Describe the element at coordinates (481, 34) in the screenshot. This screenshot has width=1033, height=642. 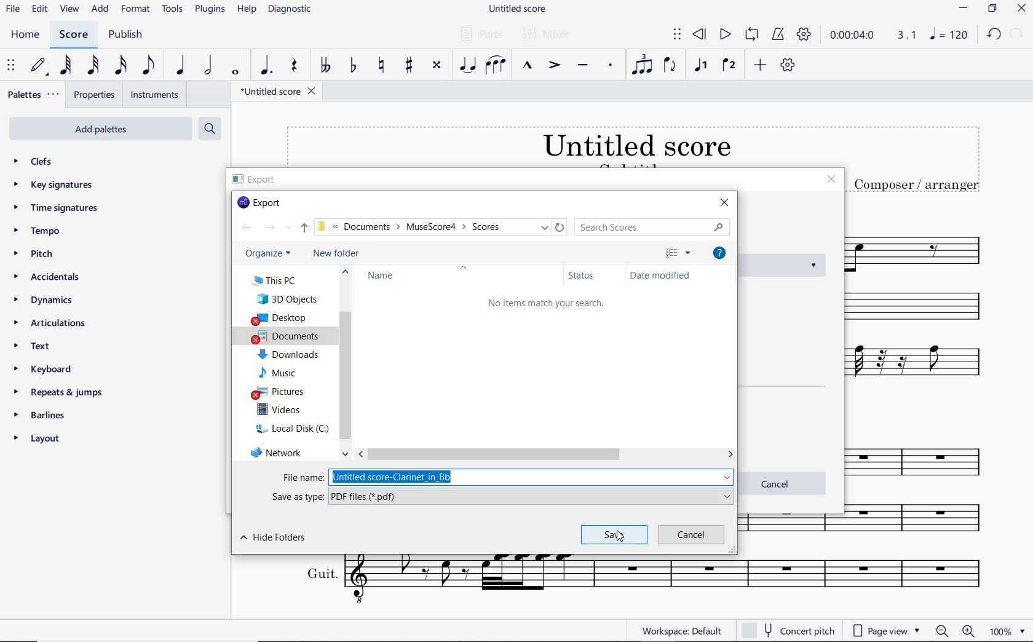
I see `PARTS` at that location.